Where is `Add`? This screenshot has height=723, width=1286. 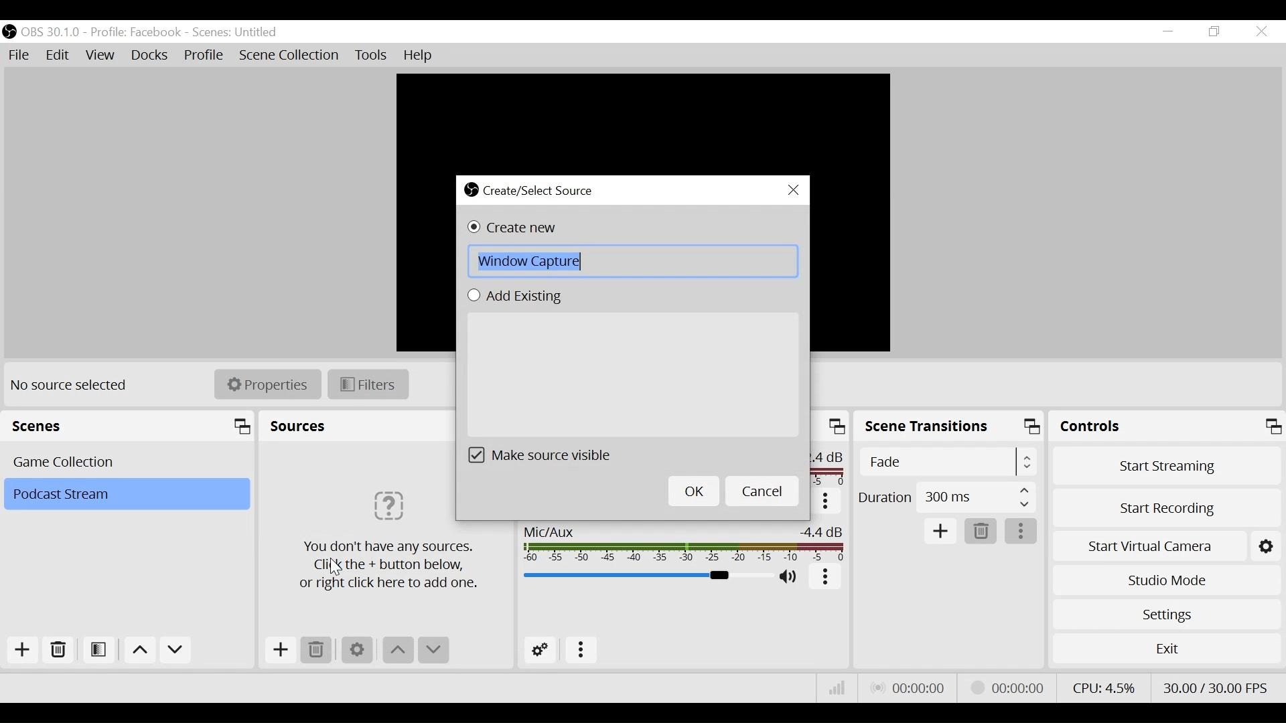 Add is located at coordinates (942, 530).